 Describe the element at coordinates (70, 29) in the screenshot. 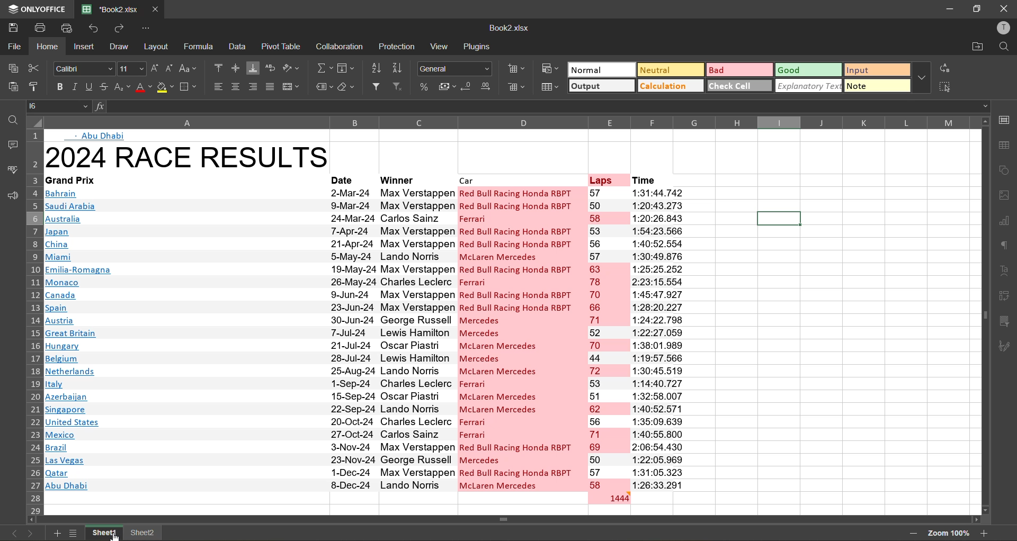

I see `quick print` at that location.